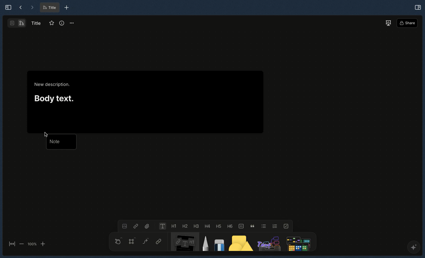 This screenshot has height=258, width=425. I want to click on zoom in, so click(43, 244).